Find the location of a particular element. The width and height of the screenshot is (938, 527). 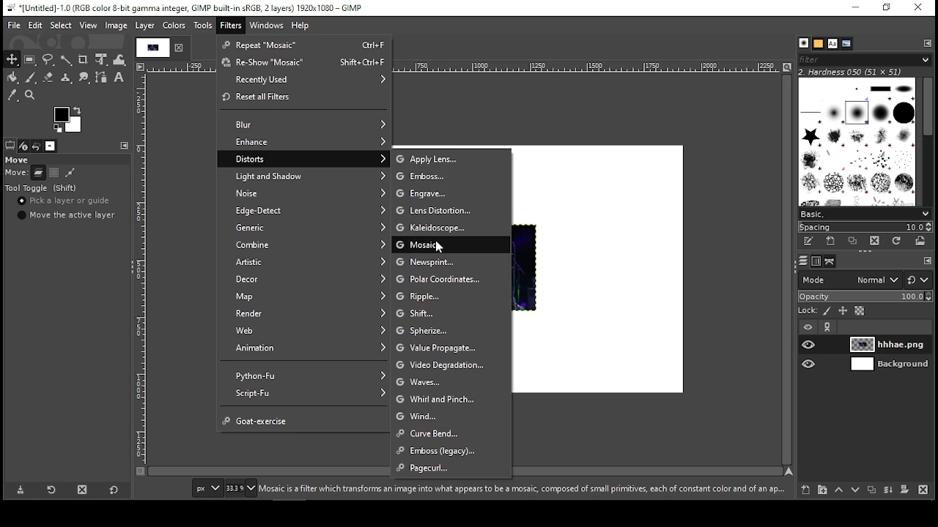

decor is located at coordinates (306, 278).